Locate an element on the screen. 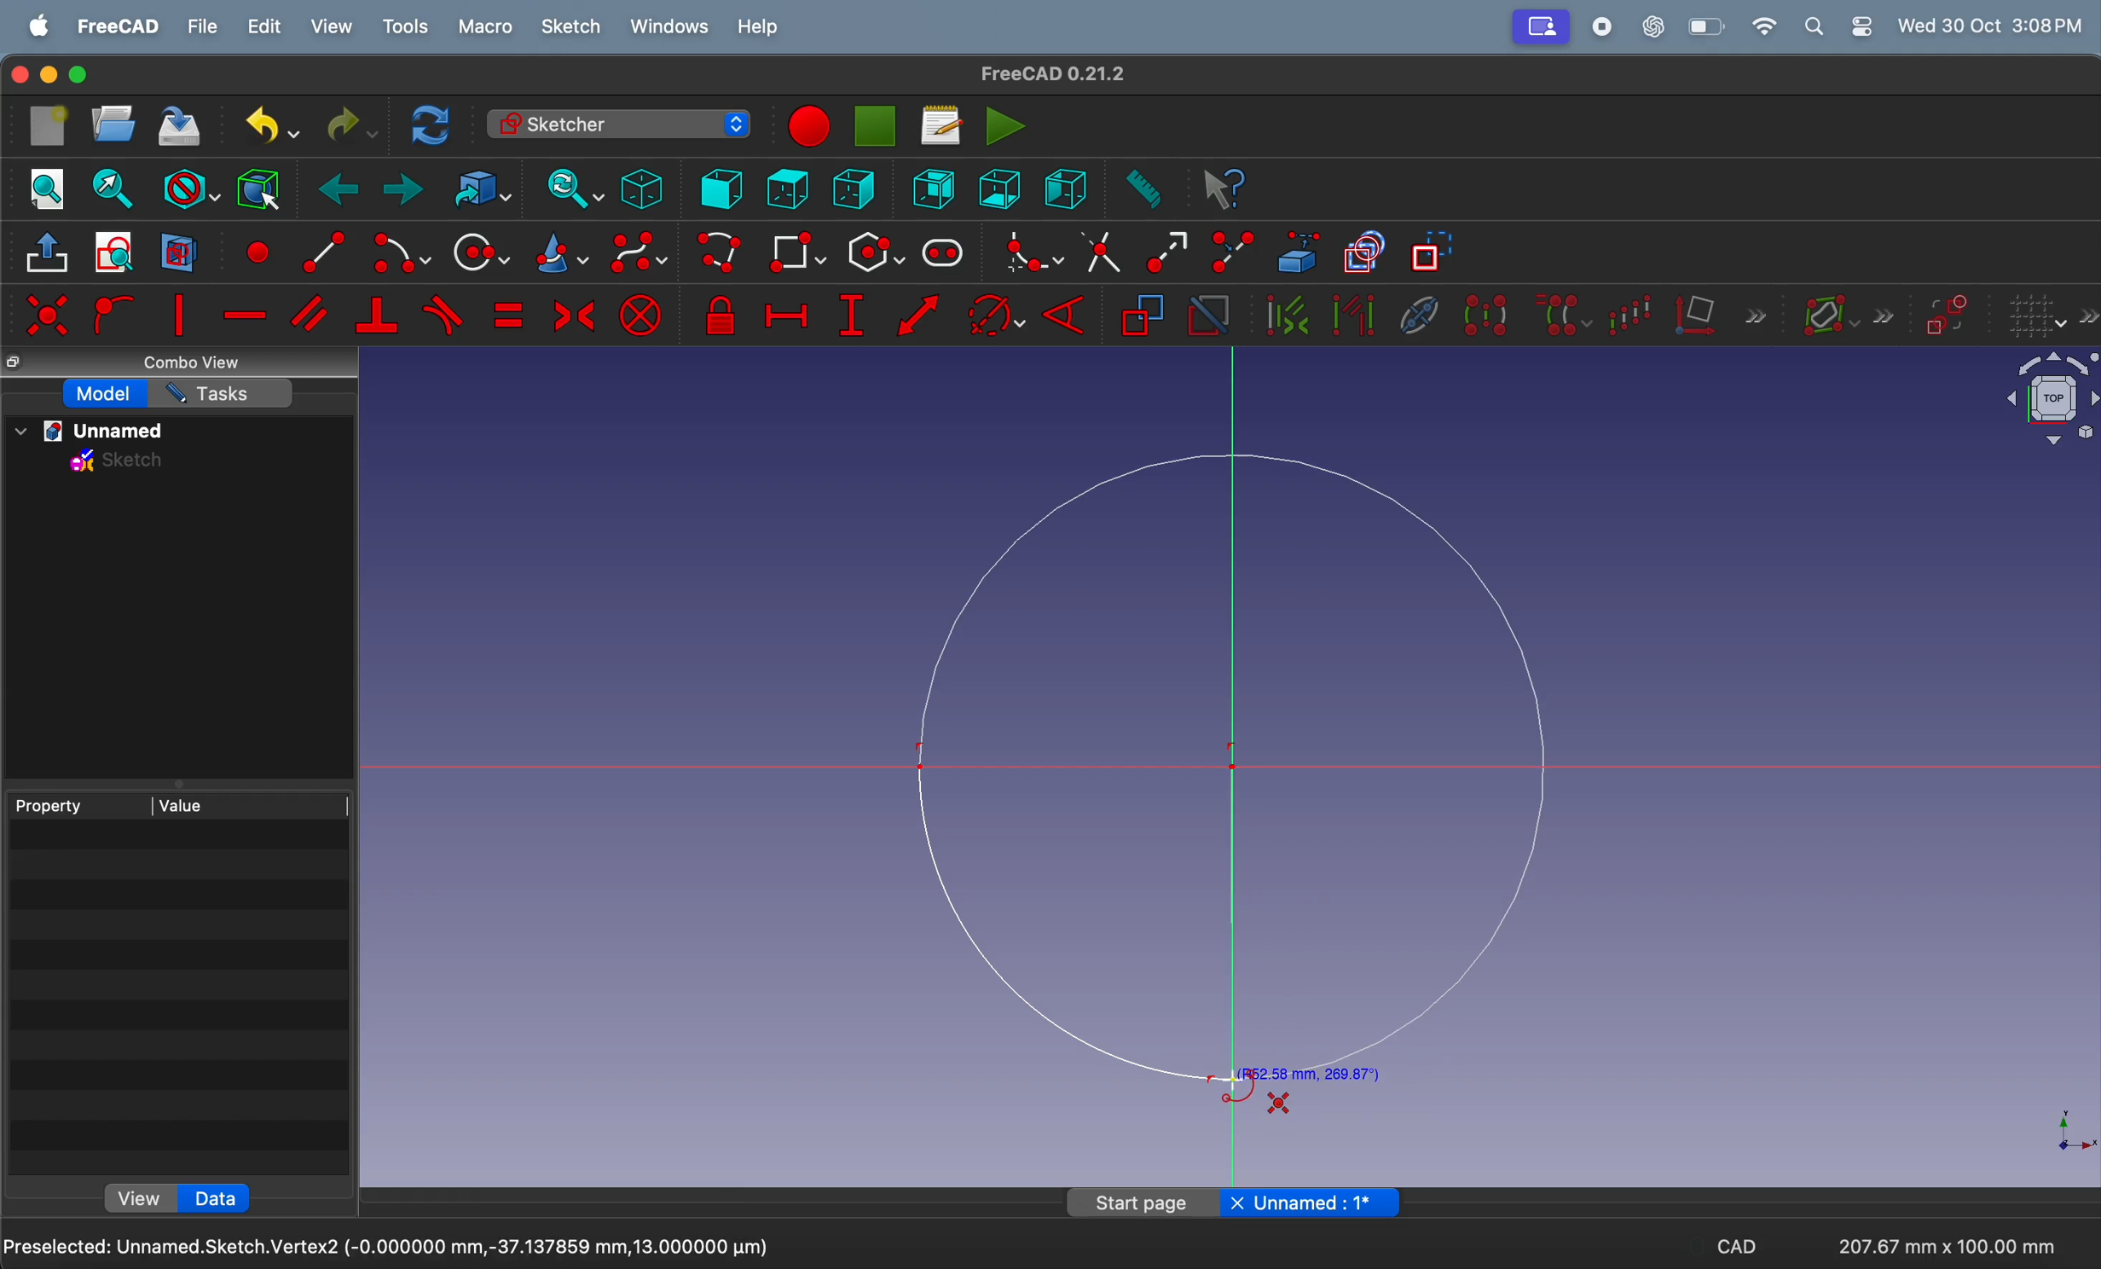  unnamed is located at coordinates (97, 432).